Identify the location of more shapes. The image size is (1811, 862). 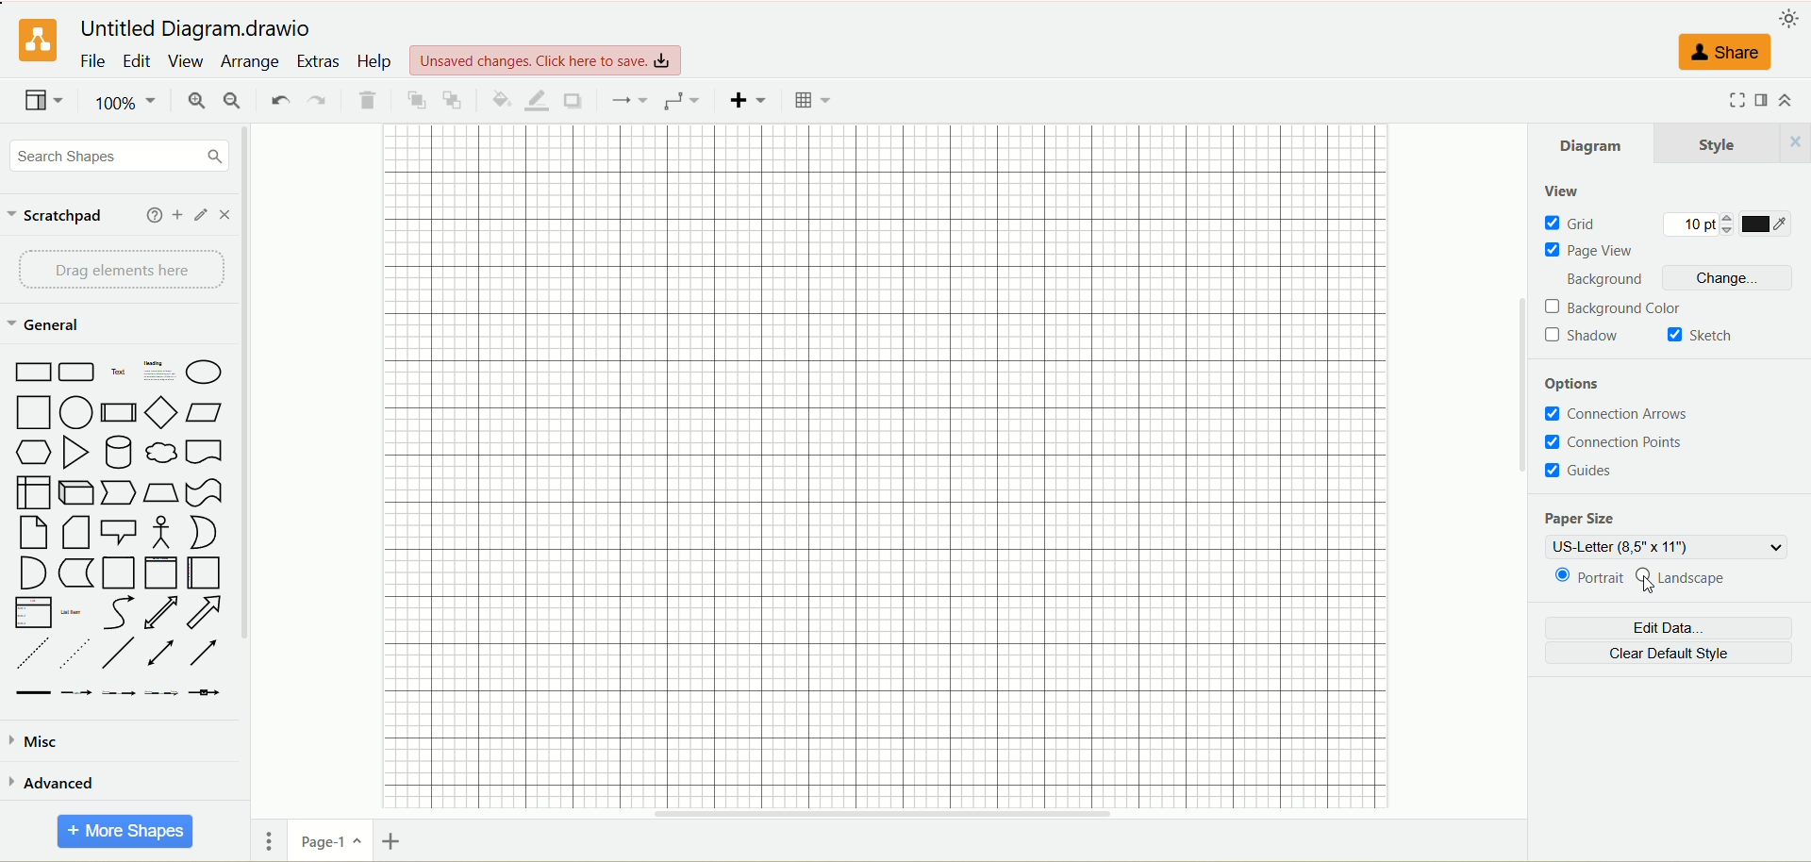
(124, 830).